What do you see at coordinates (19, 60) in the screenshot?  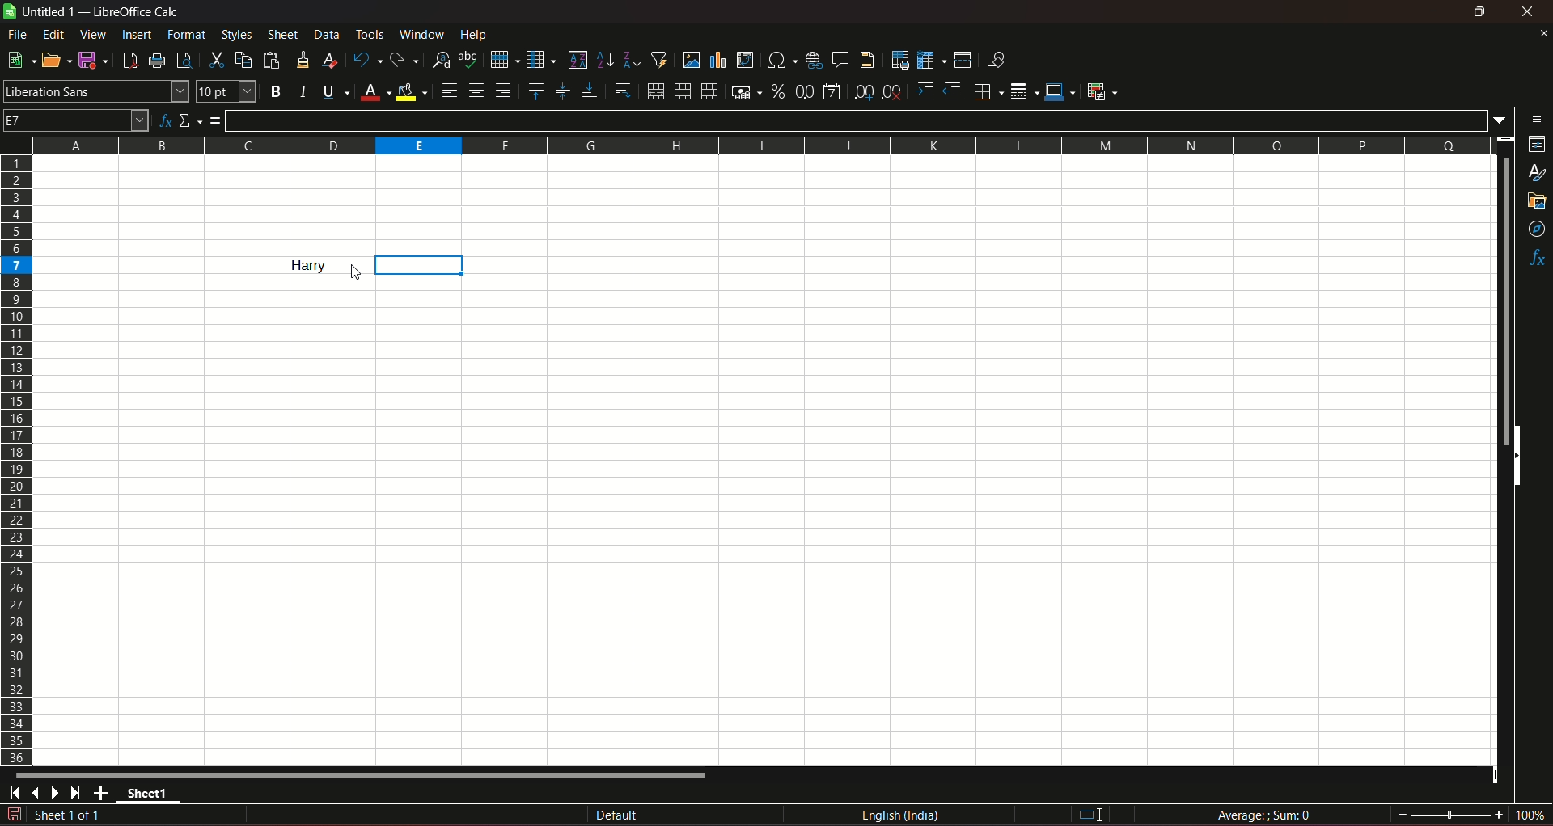 I see `new` at bounding box center [19, 60].